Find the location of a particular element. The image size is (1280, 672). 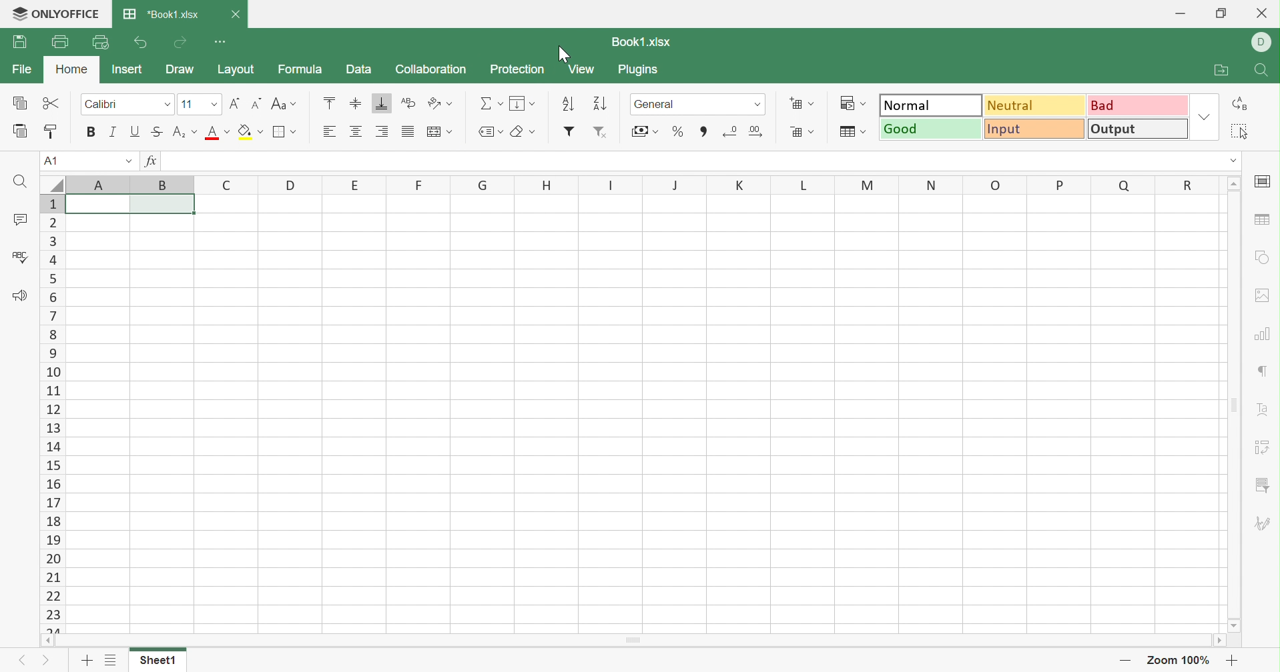

Conditional formatting is located at coordinates (852, 103).